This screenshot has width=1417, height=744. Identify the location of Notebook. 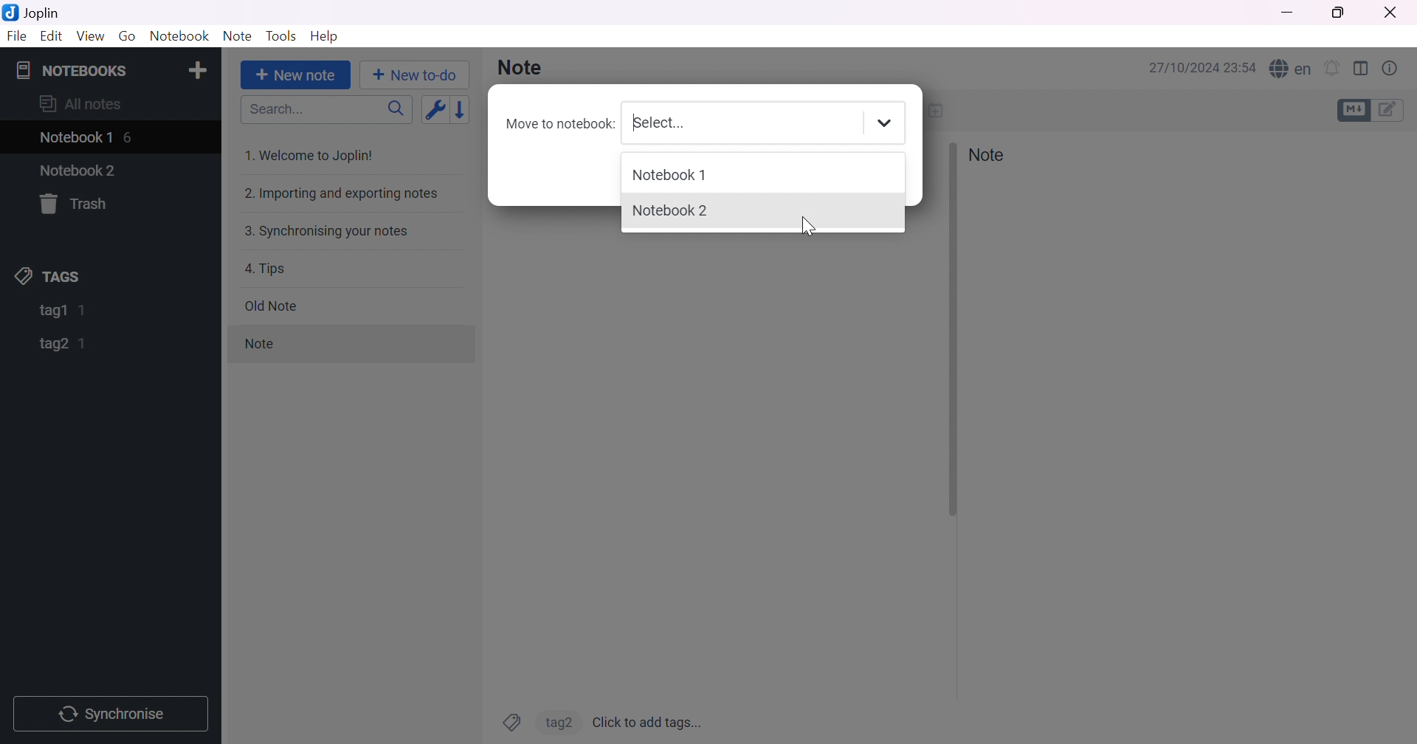
(176, 37).